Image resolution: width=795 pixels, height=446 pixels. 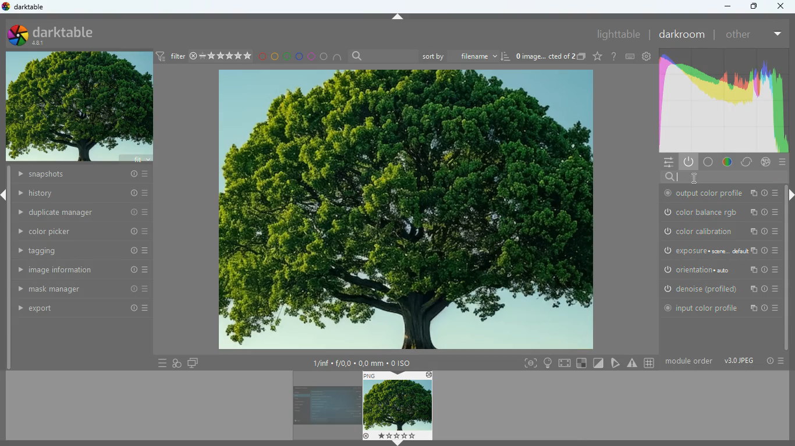 What do you see at coordinates (84, 175) in the screenshot?
I see `snapshots` at bounding box center [84, 175].